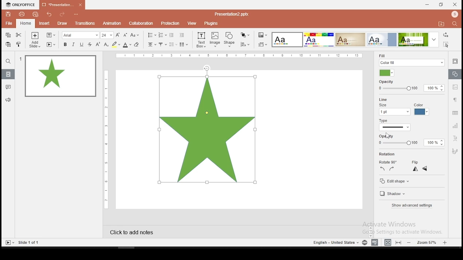  I want to click on rotate 90, so click(387, 162).